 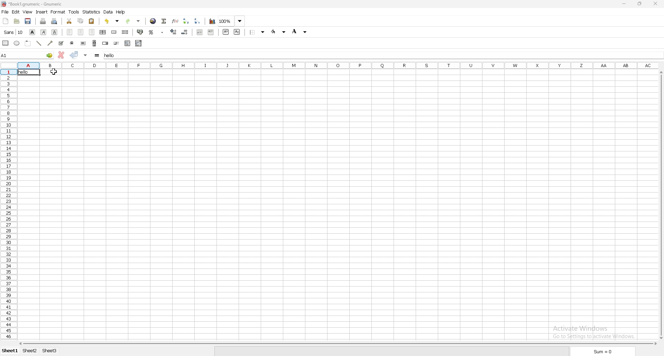 I want to click on redo, so click(x=135, y=20).